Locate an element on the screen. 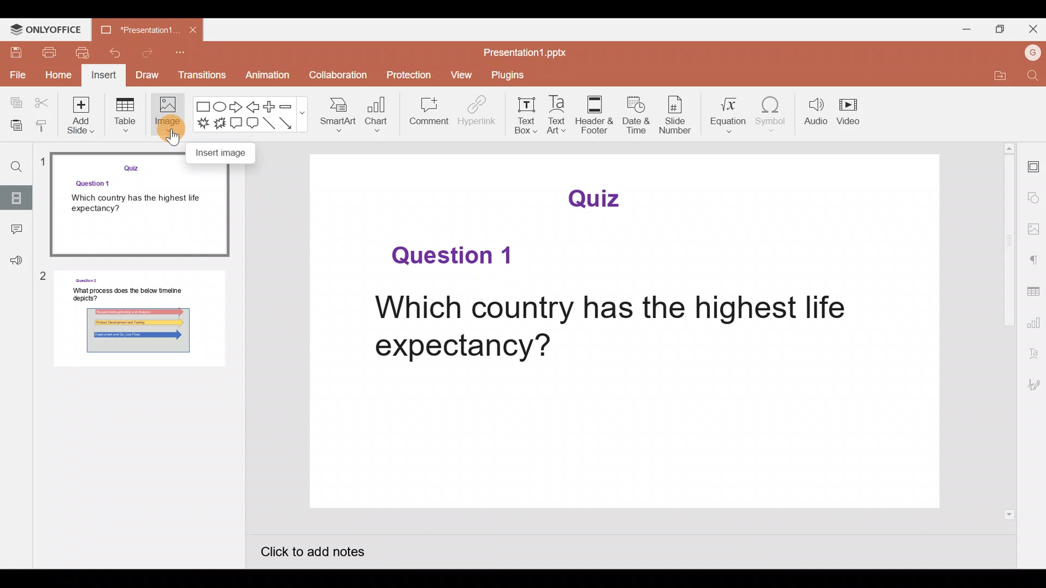  Left arrow is located at coordinates (256, 107).